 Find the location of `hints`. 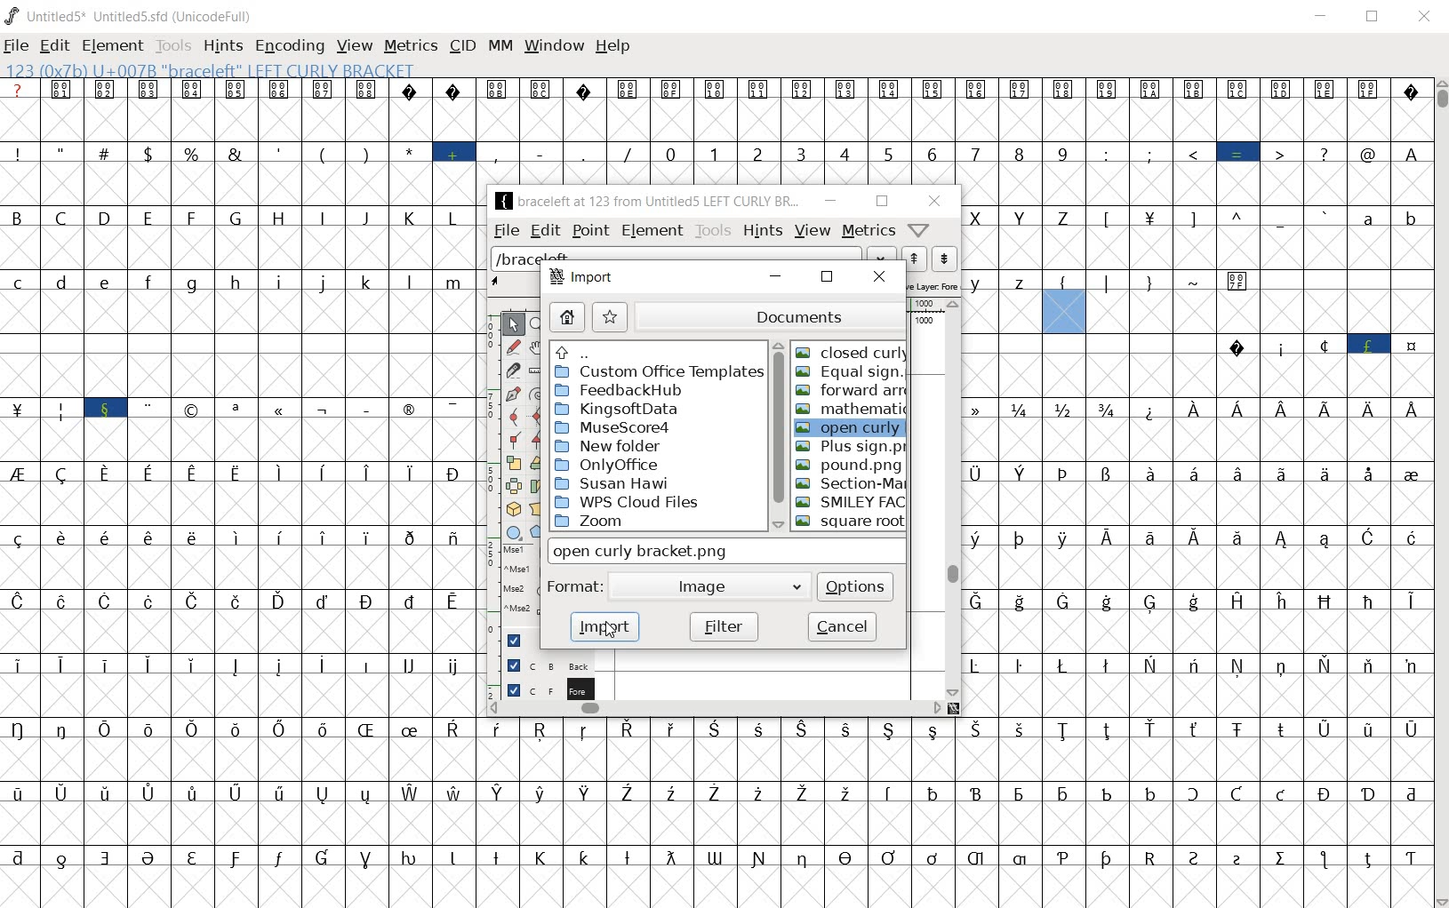

hints is located at coordinates (221, 46).